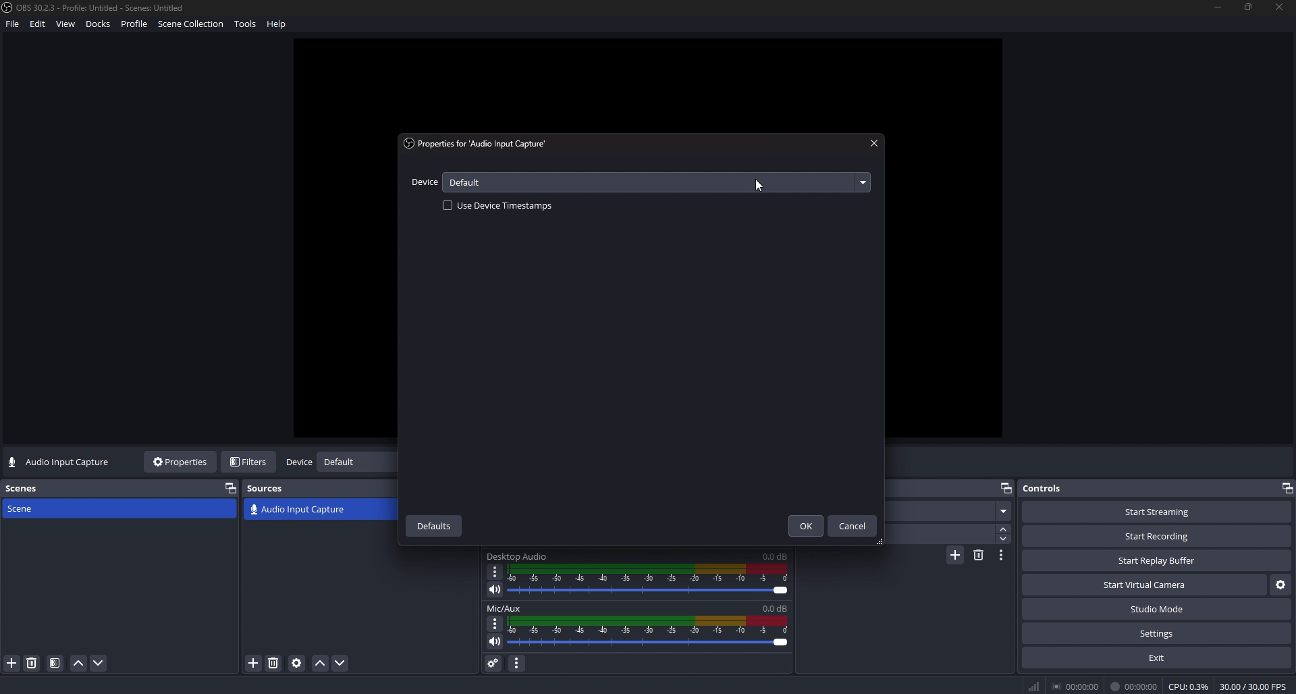 The height and width of the screenshot is (694, 1296). I want to click on View, so click(67, 24).